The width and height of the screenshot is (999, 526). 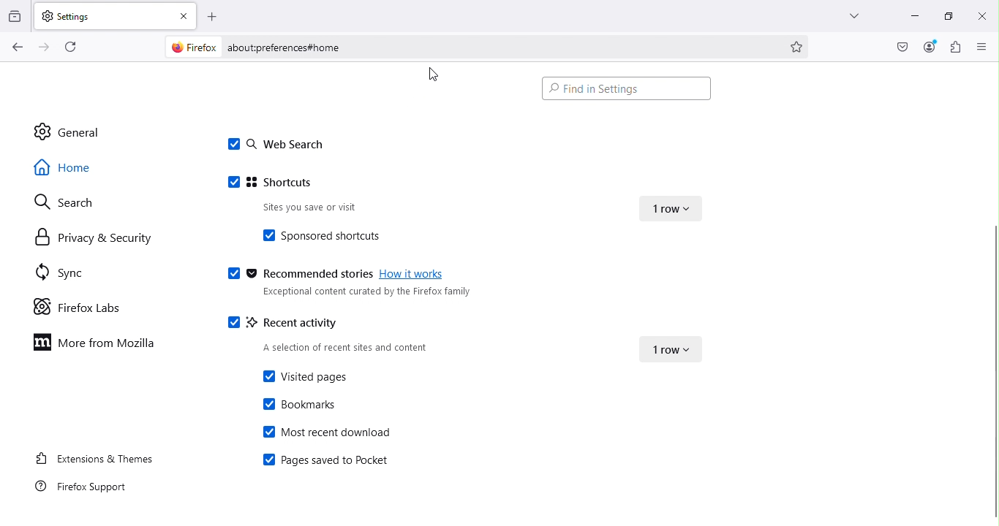 What do you see at coordinates (666, 346) in the screenshot?
I see `Drop down menu` at bounding box center [666, 346].